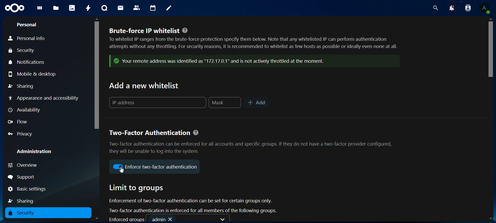 Image resolution: width=496 pixels, height=223 pixels. What do you see at coordinates (55, 8) in the screenshot?
I see `files` at bounding box center [55, 8].